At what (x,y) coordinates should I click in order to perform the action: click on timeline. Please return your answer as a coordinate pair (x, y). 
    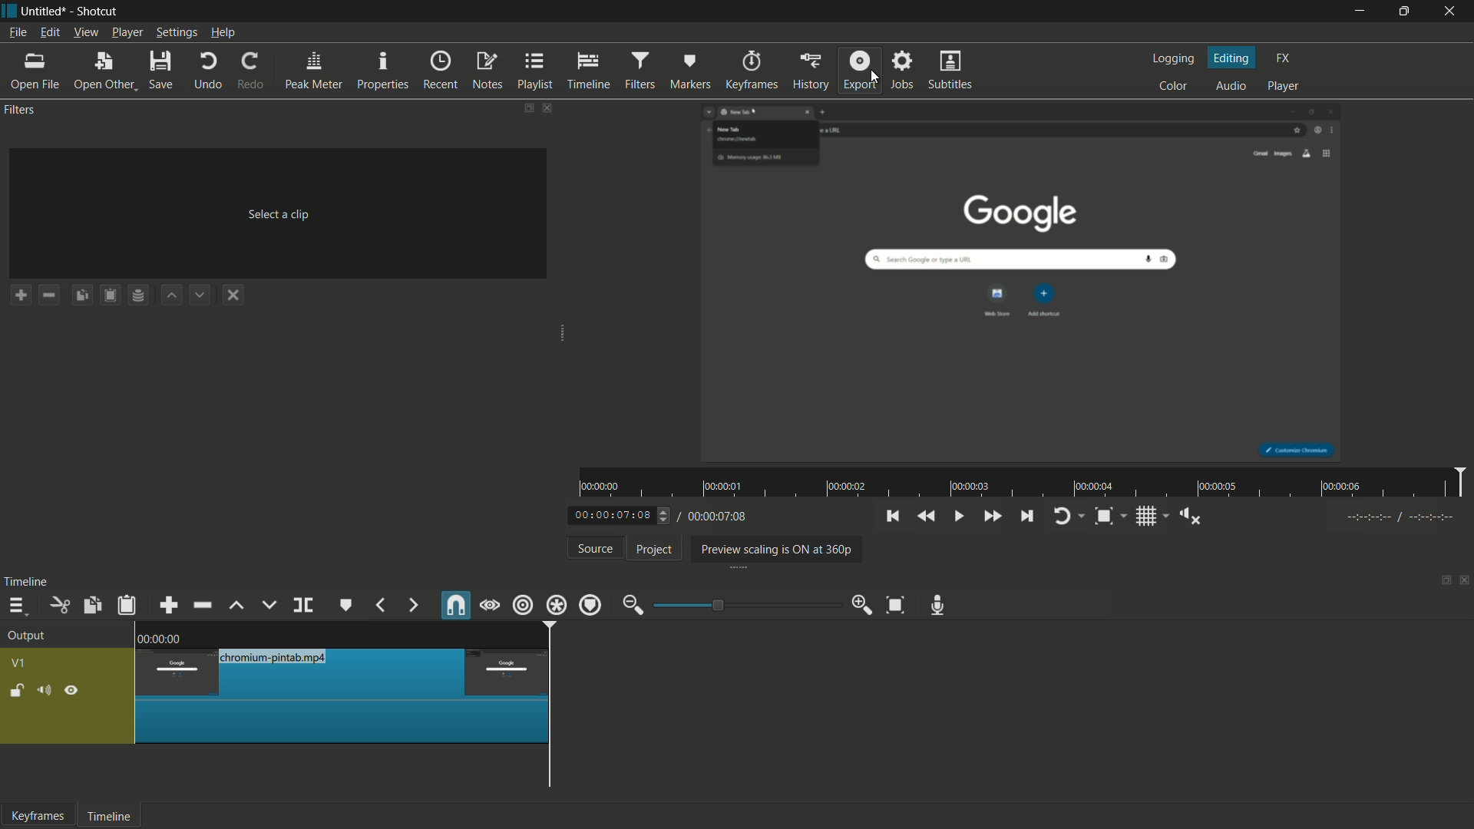
    Looking at the image, I should click on (589, 71).